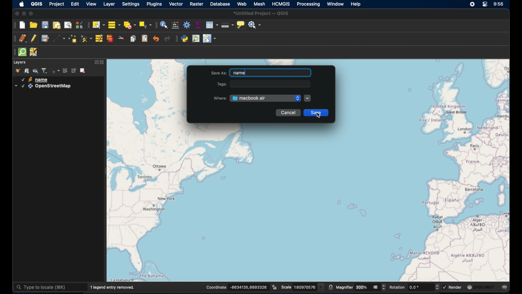  I want to click on no action selected, so click(255, 25).